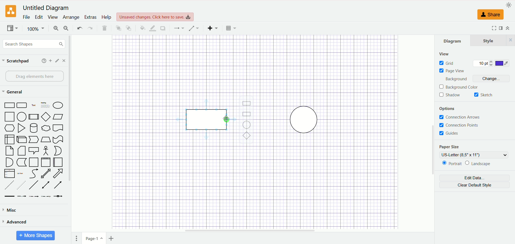 The height and width of the screenshot is (244, 515). What do you see at coordinates (58, 163) in the screenshot?
I see `Horizontal Page` at bounding box center [58, 163].